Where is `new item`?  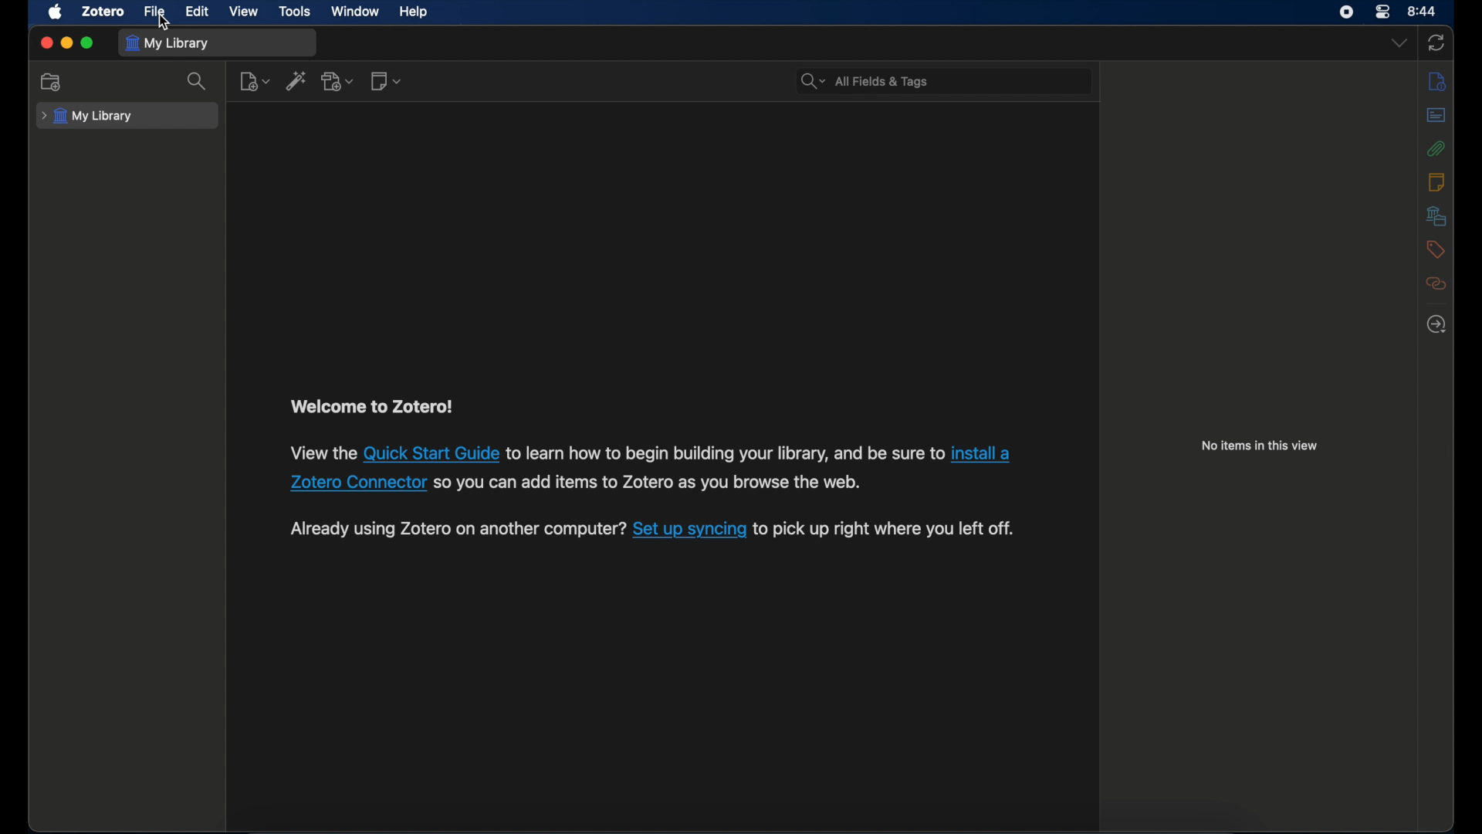 new item is located at coordinates (255, 82).